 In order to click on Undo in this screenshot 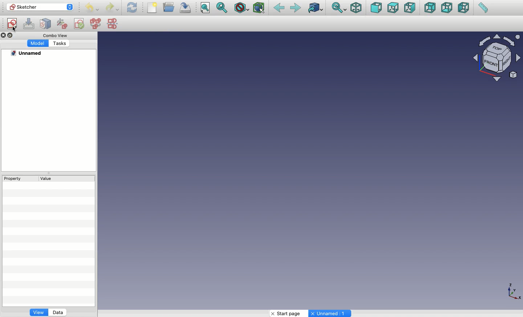, I will do `click(91, 8)`.